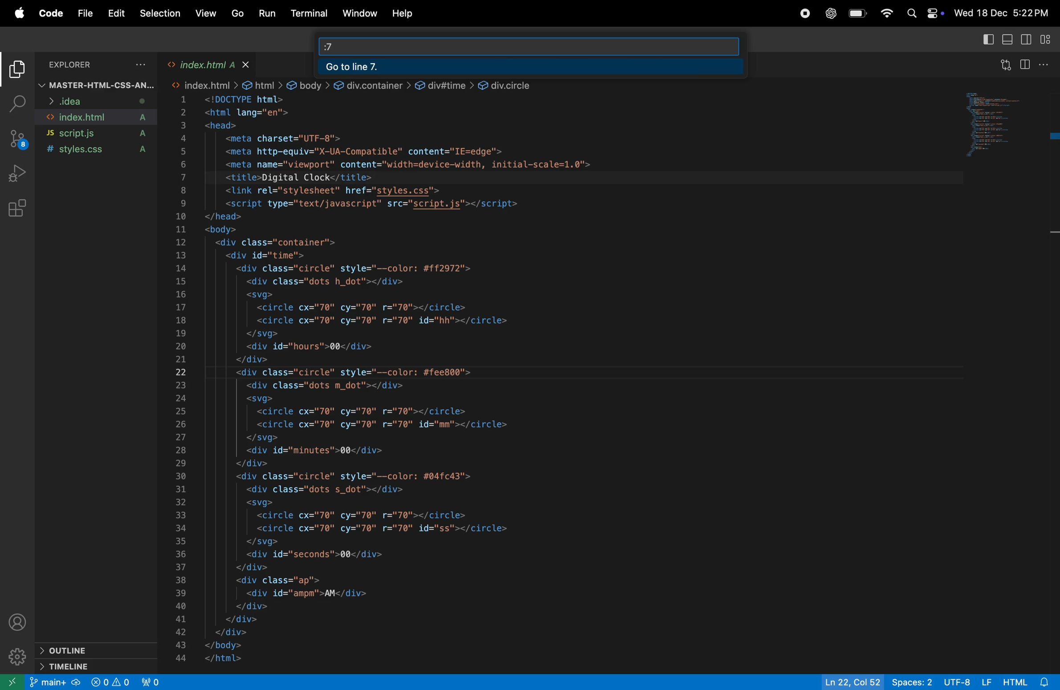 This screenshot has width=1060, height=690. I want to click on Go line 7, so click(531, 66).